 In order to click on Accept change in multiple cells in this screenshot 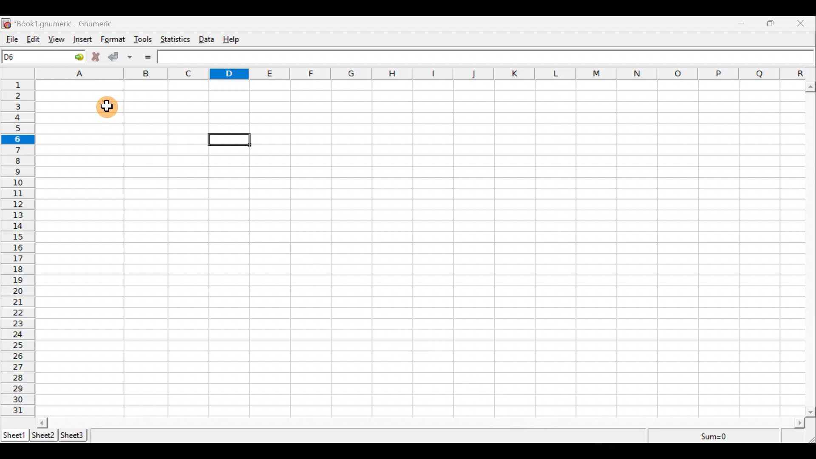, I will do `click(133, 57)`.